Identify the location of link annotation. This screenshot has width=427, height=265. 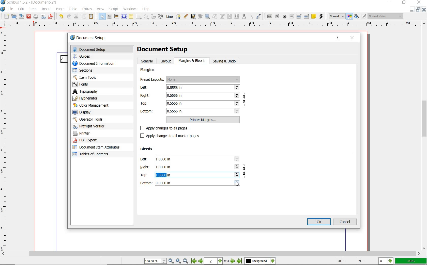
(321, 16).